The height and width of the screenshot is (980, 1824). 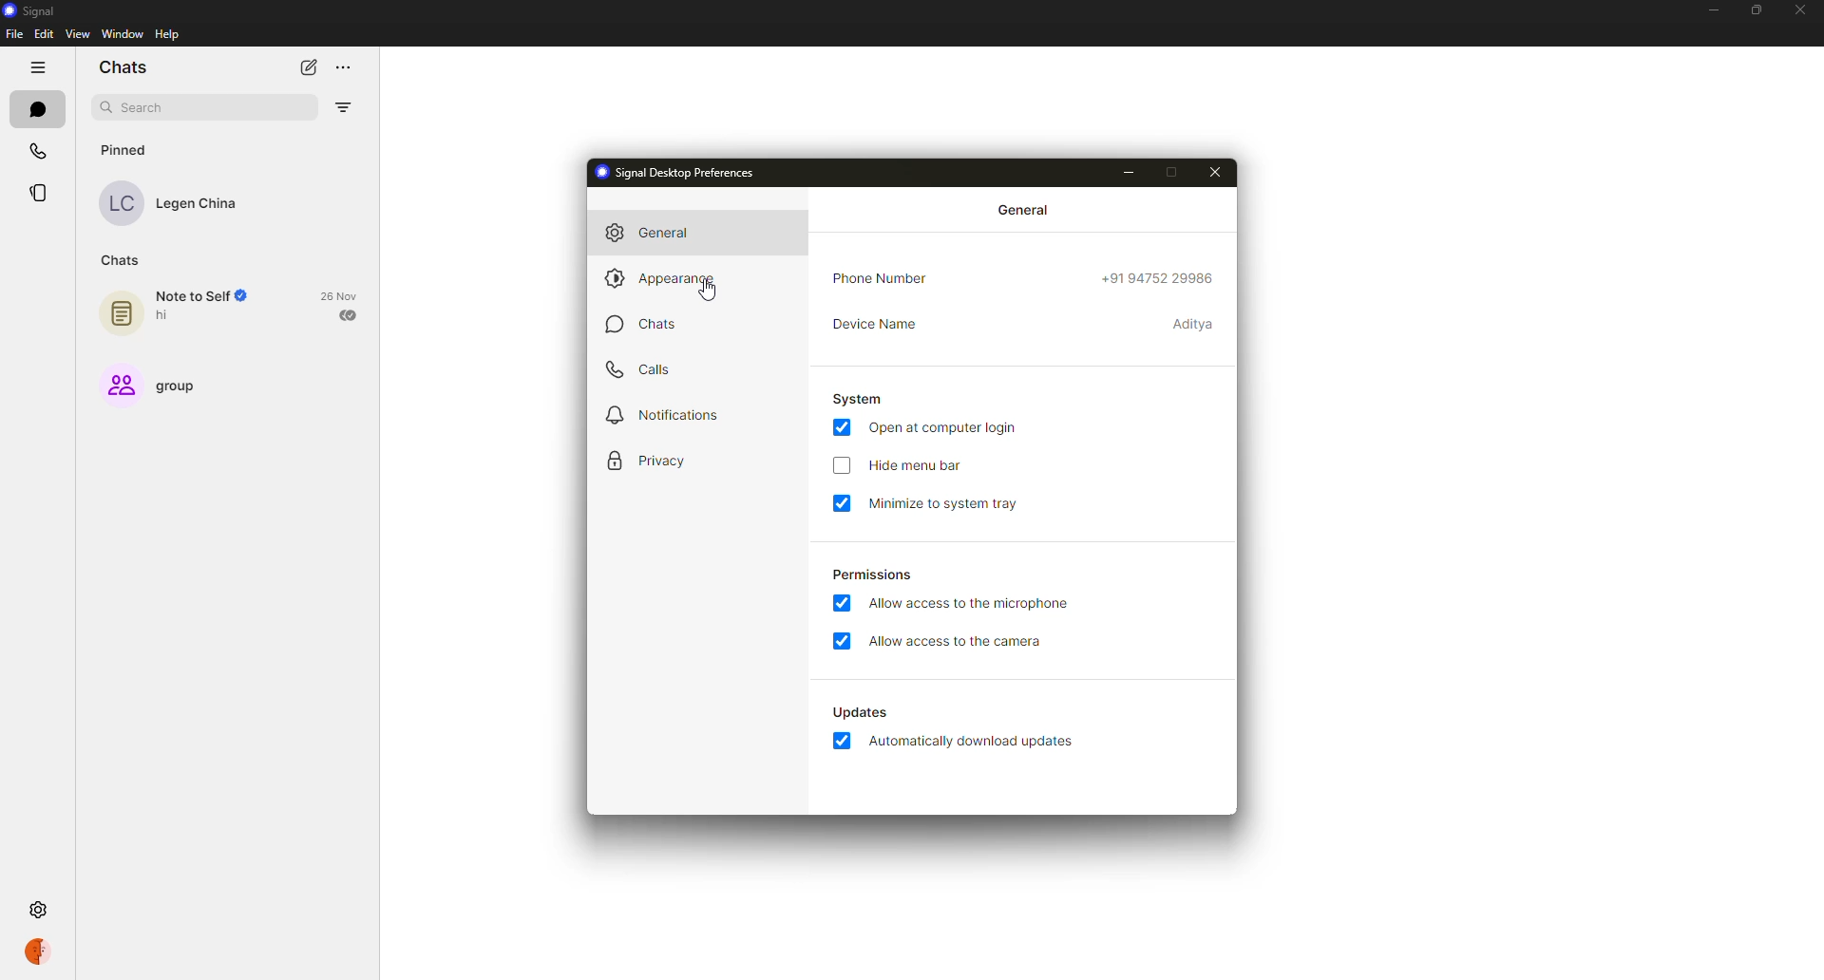 I want to click on enabled, so click(x=840, y=504).